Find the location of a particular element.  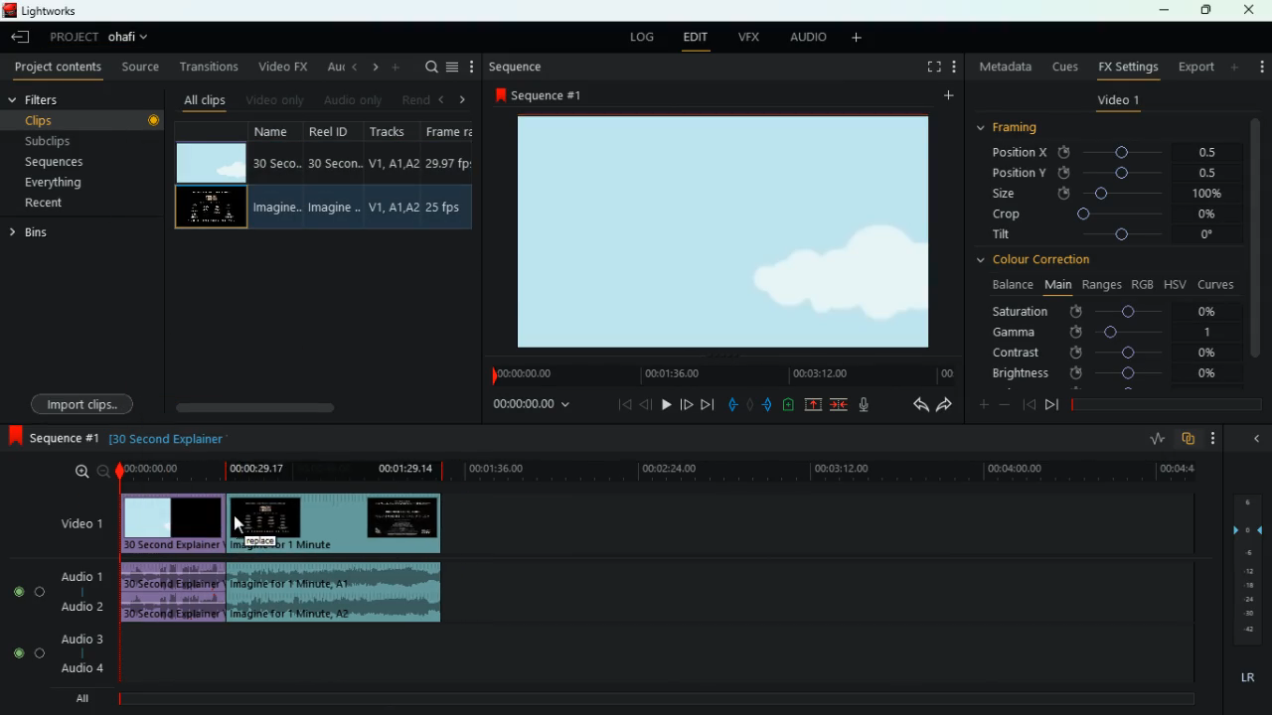

maximize is located at coordinates (1207, 10).